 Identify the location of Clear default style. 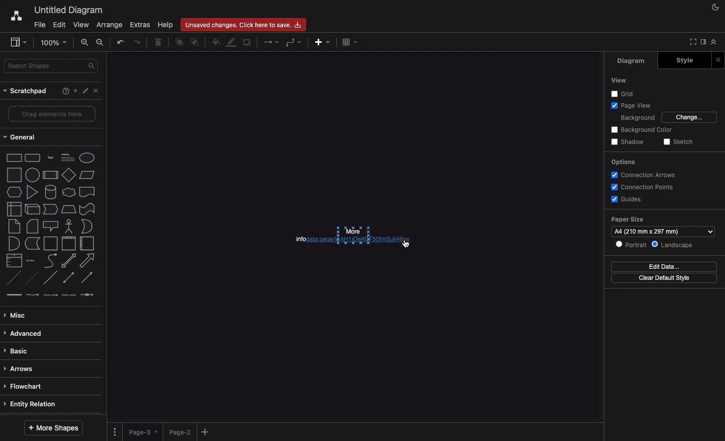
(667, 278).